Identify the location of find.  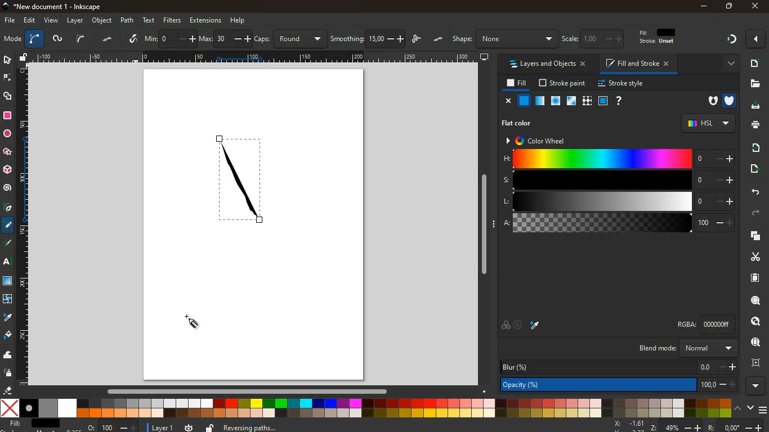
(755, 300).